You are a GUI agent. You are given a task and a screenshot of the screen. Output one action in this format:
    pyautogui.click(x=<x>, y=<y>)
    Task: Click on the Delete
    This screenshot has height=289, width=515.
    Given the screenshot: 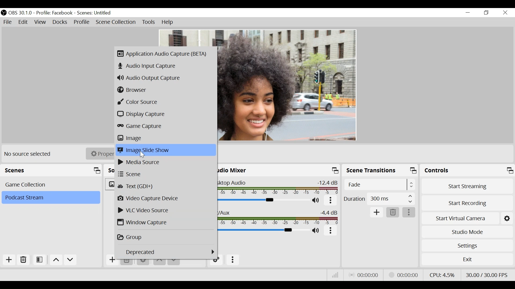 What is the action you would take?
    pyautogui.click(x=393, y=213)
    